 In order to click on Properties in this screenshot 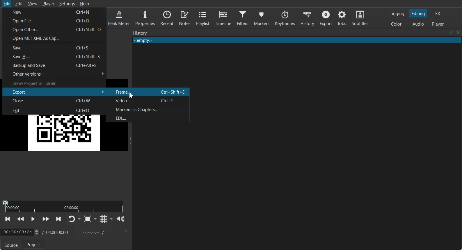, I will do `click(144, 18)`.